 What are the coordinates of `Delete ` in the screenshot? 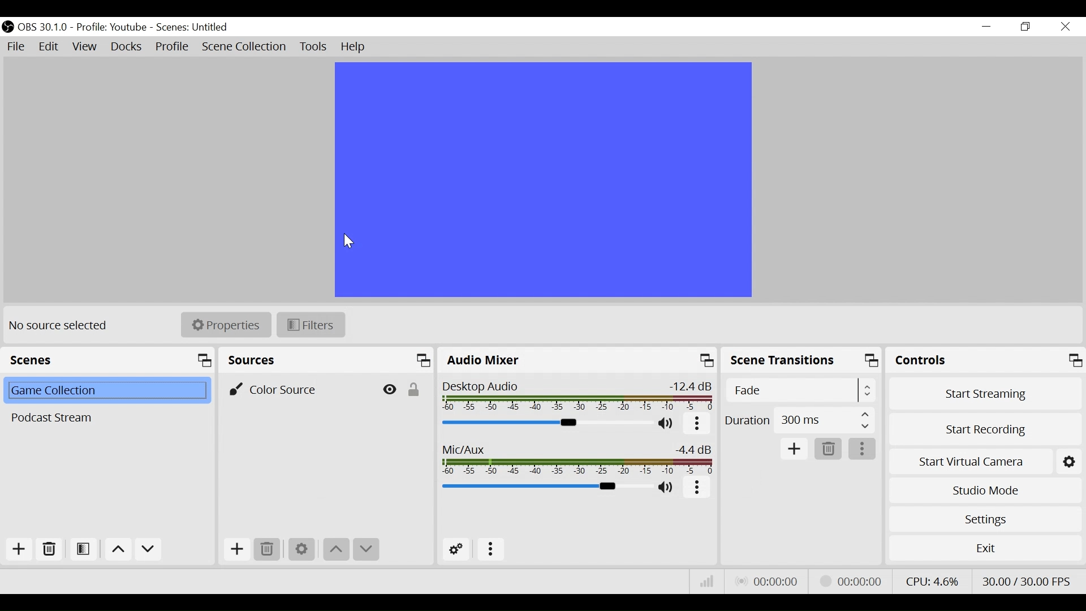 It's located at (829, 449).